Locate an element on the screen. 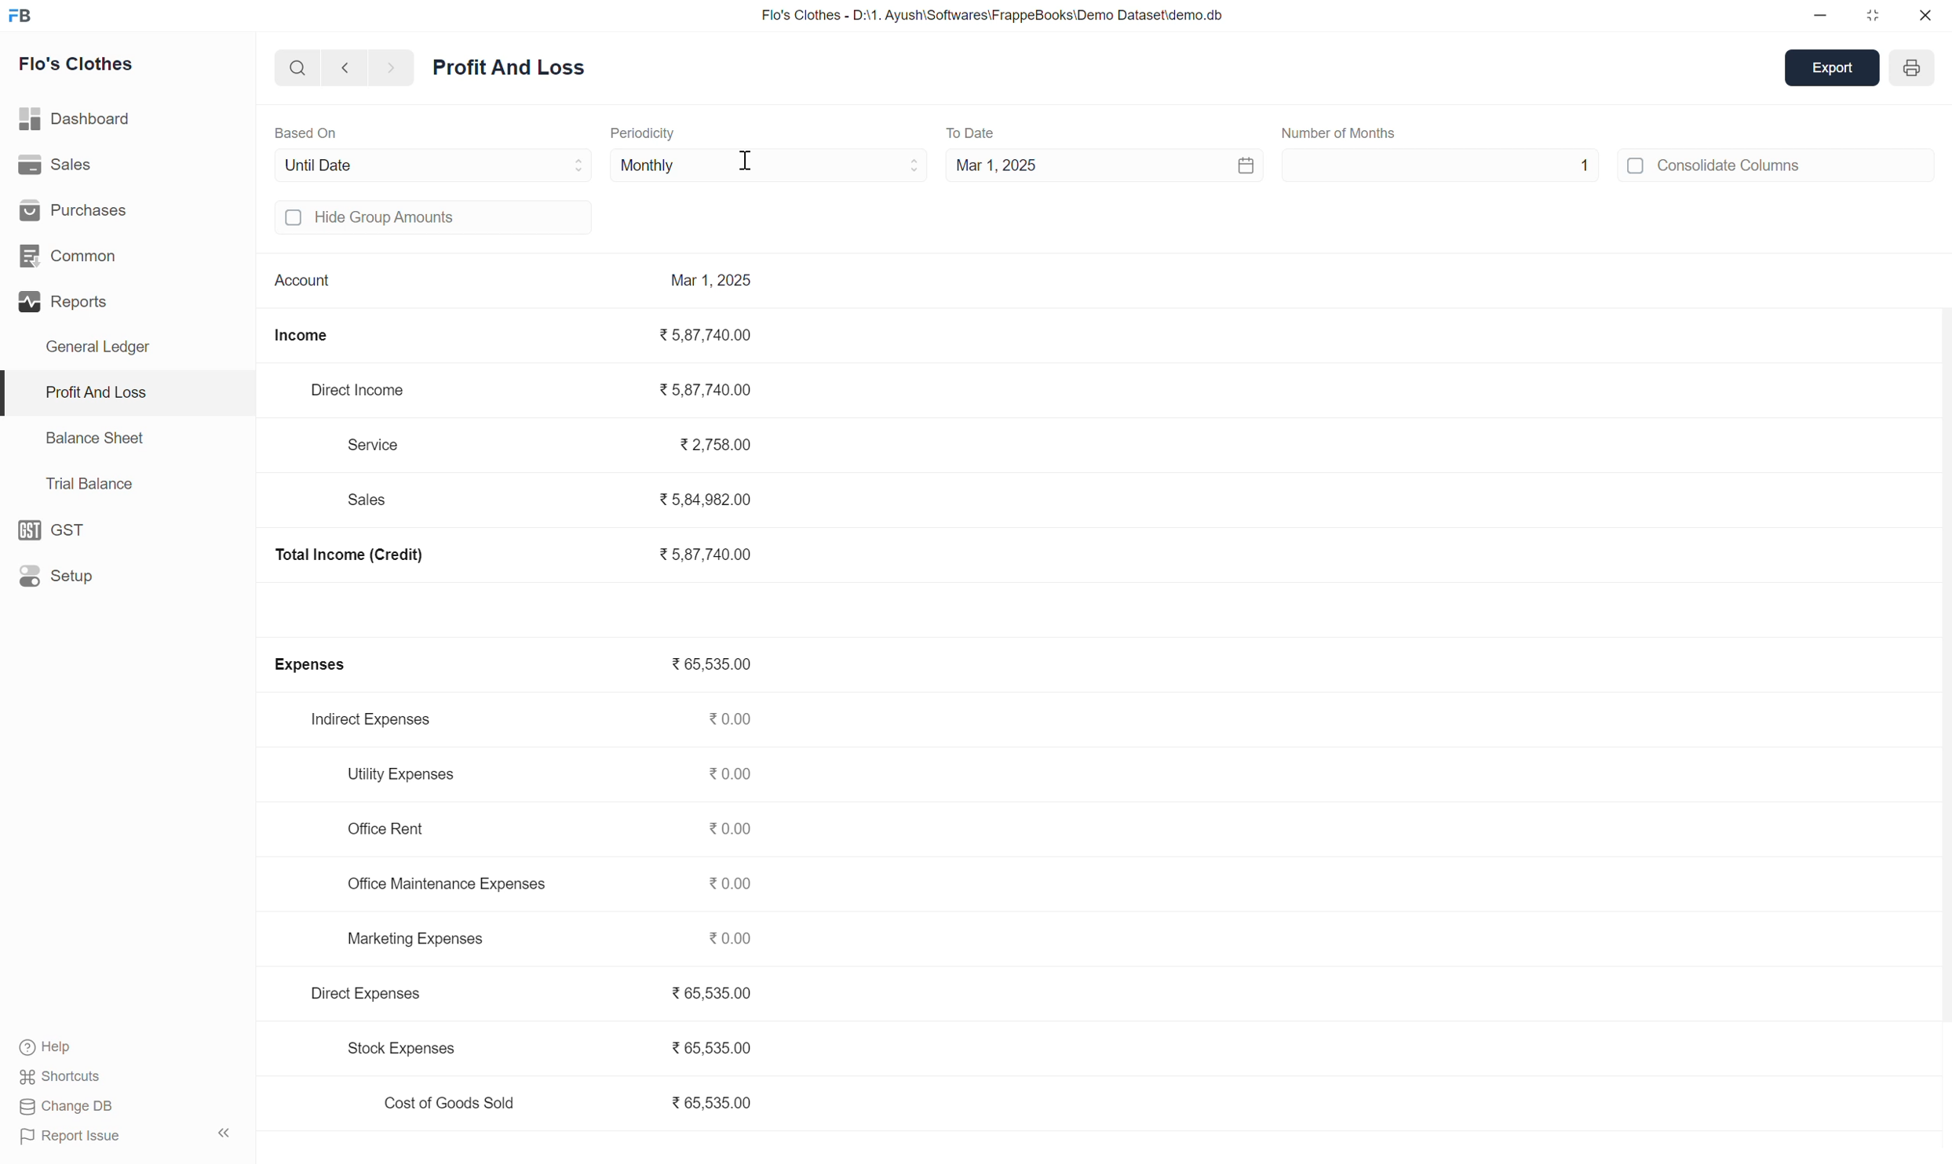 The height and width of the screenshot is (1164, 1952). Periodicity dropdown is located at coordinates (874, 166).